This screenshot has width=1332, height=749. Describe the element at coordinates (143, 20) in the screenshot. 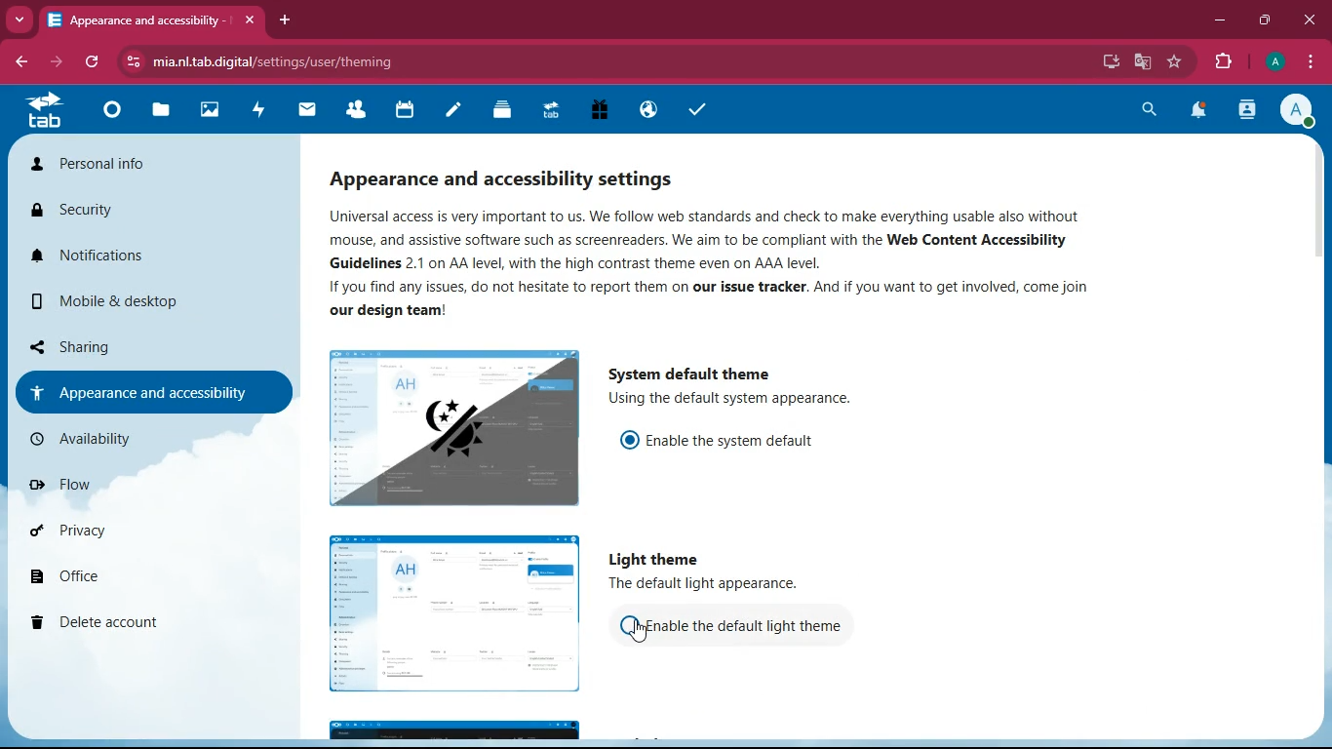

I see `tab` at that location.